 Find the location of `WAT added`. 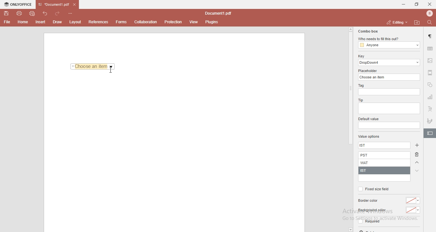

WAT added is located at coordinates (385, 163).